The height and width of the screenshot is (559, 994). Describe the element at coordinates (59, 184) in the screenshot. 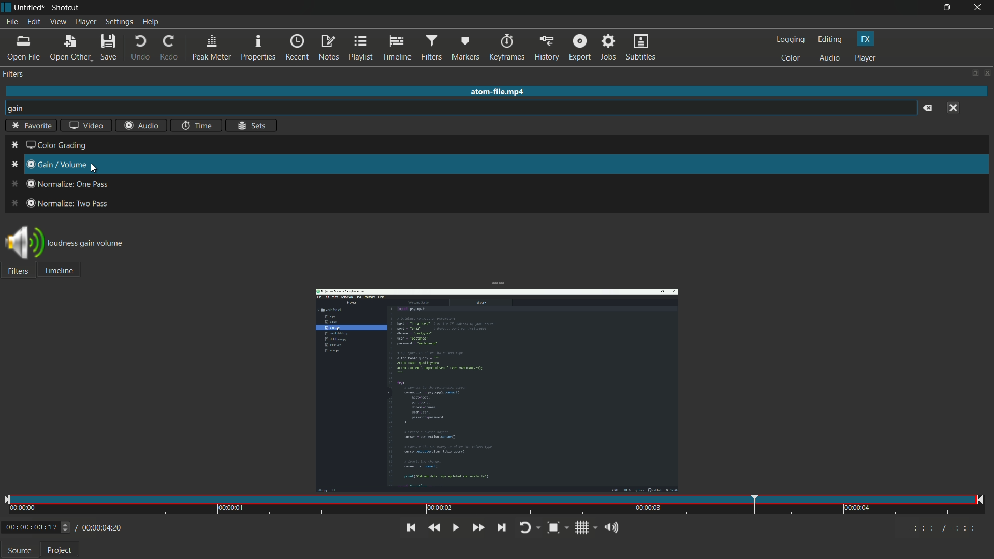

I see `normalize one pass` at that location.